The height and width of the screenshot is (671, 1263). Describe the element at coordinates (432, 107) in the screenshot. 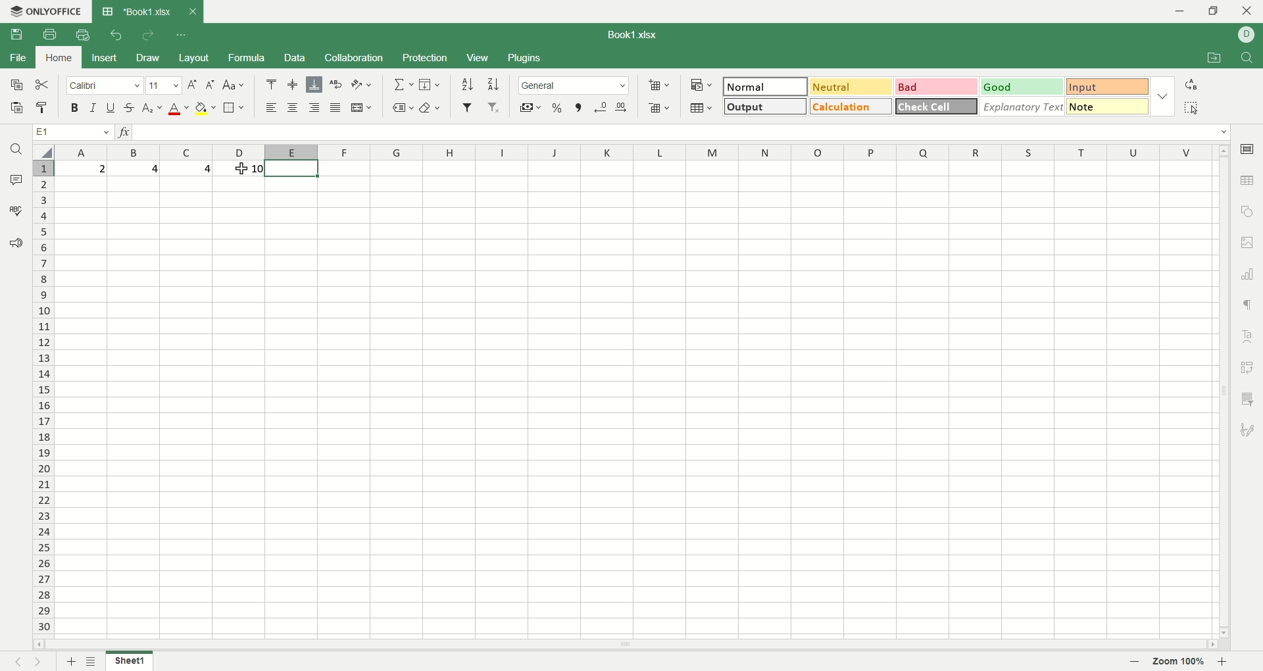

I see `clear` at that location.